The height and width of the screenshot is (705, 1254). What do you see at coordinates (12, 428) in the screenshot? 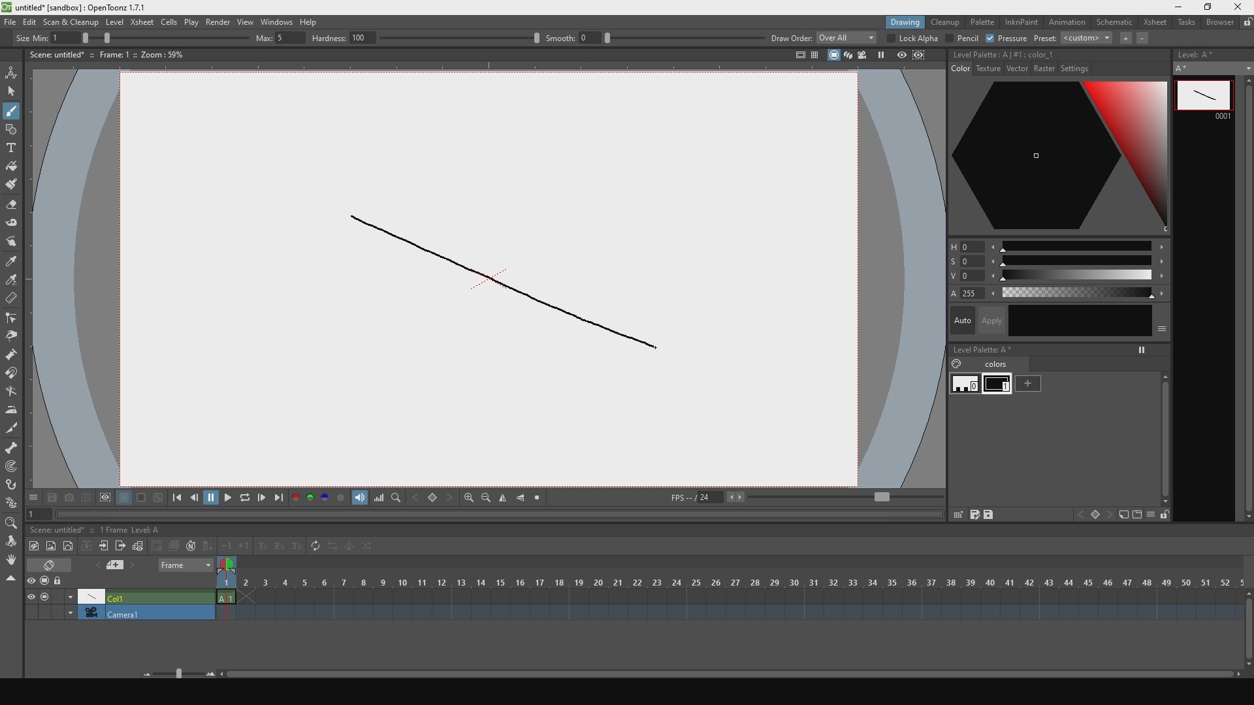
I see `cut` at bounding box center [12, 428].